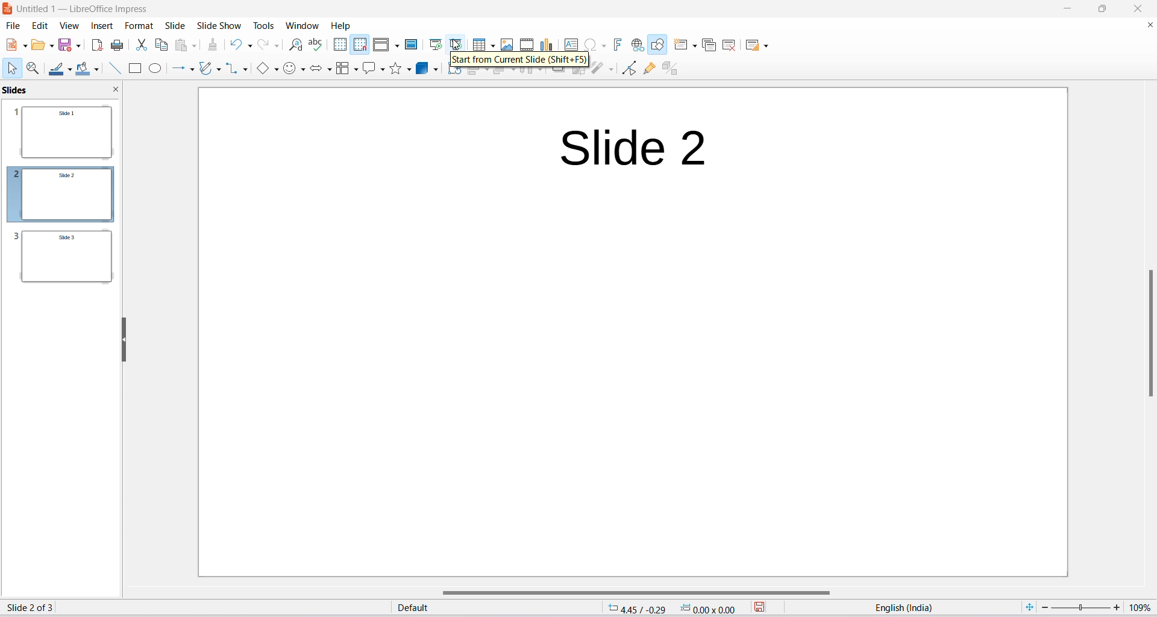 The width and height of the screenshot is (1157, 617). Describe the element at coordinates (13, 70) in the screenshot. I see `select` at that location.